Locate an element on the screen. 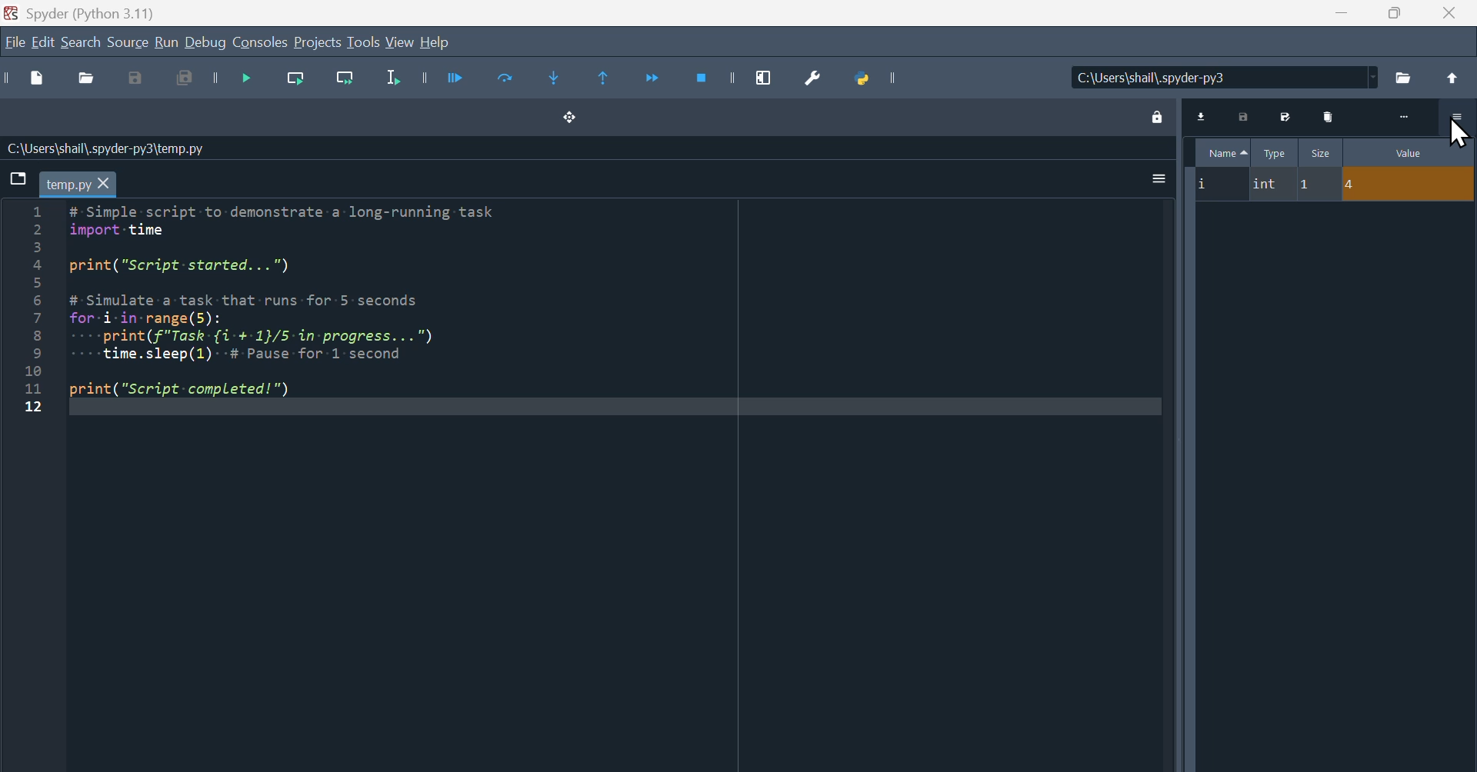  Debug is located at coordinates (205, 41).